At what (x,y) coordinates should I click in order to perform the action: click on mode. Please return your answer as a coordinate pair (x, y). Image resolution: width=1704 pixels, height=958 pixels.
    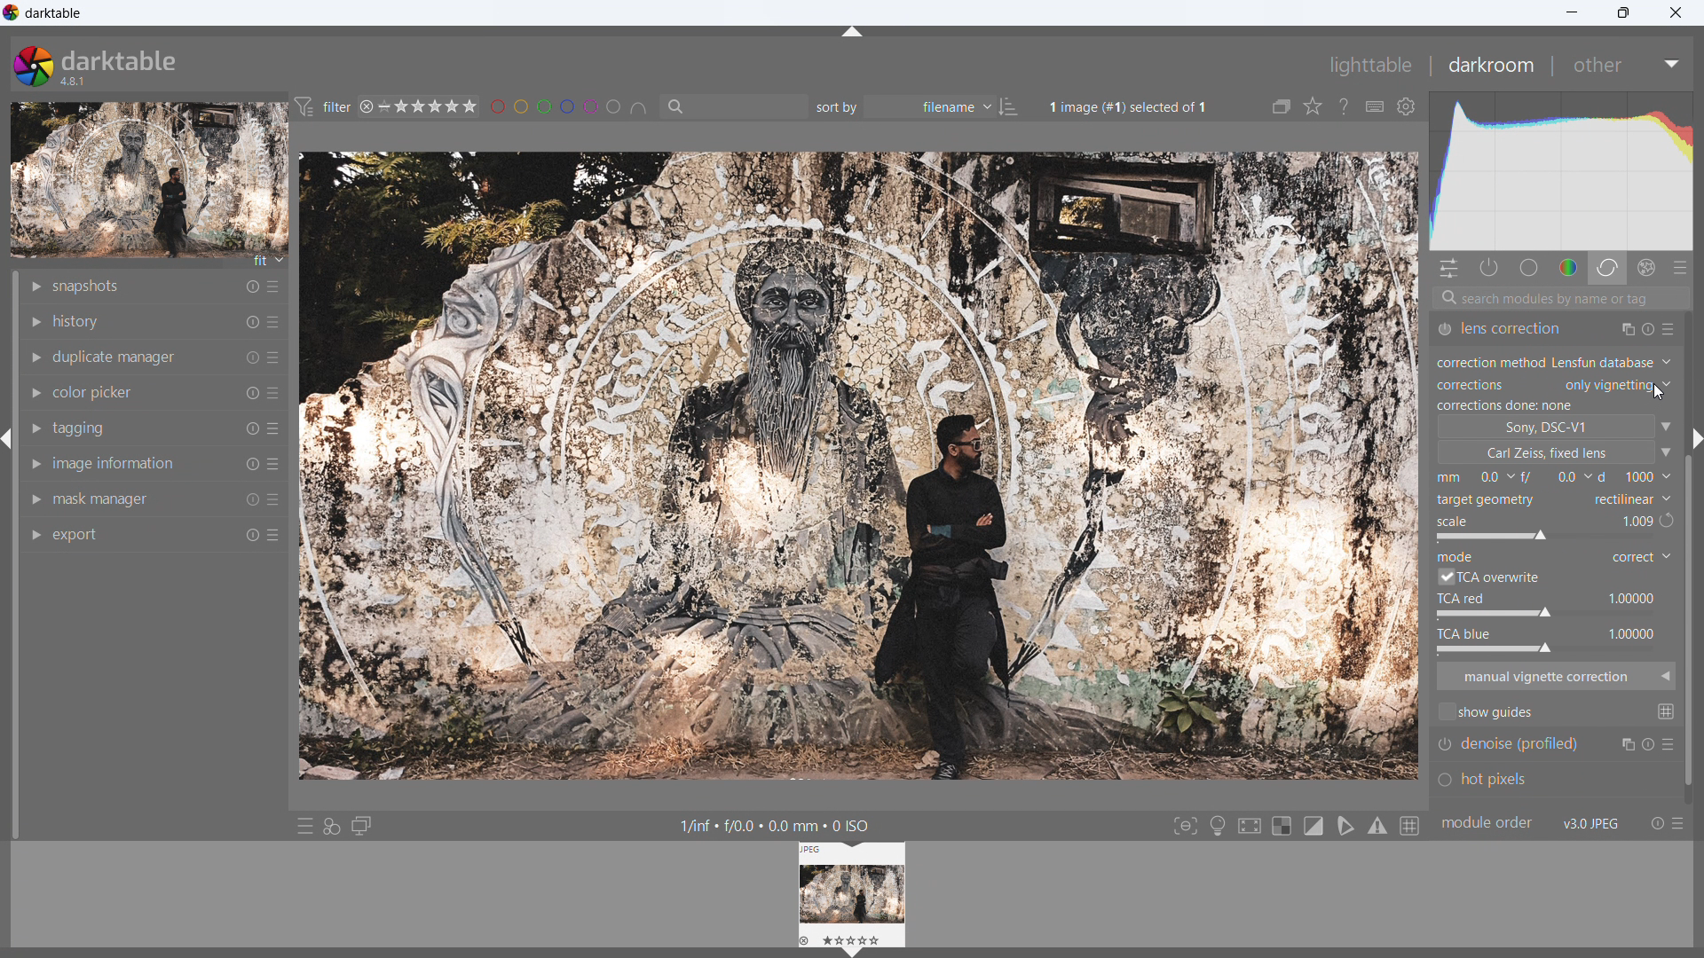
    Looking at the image, I should click on (1459, 556).